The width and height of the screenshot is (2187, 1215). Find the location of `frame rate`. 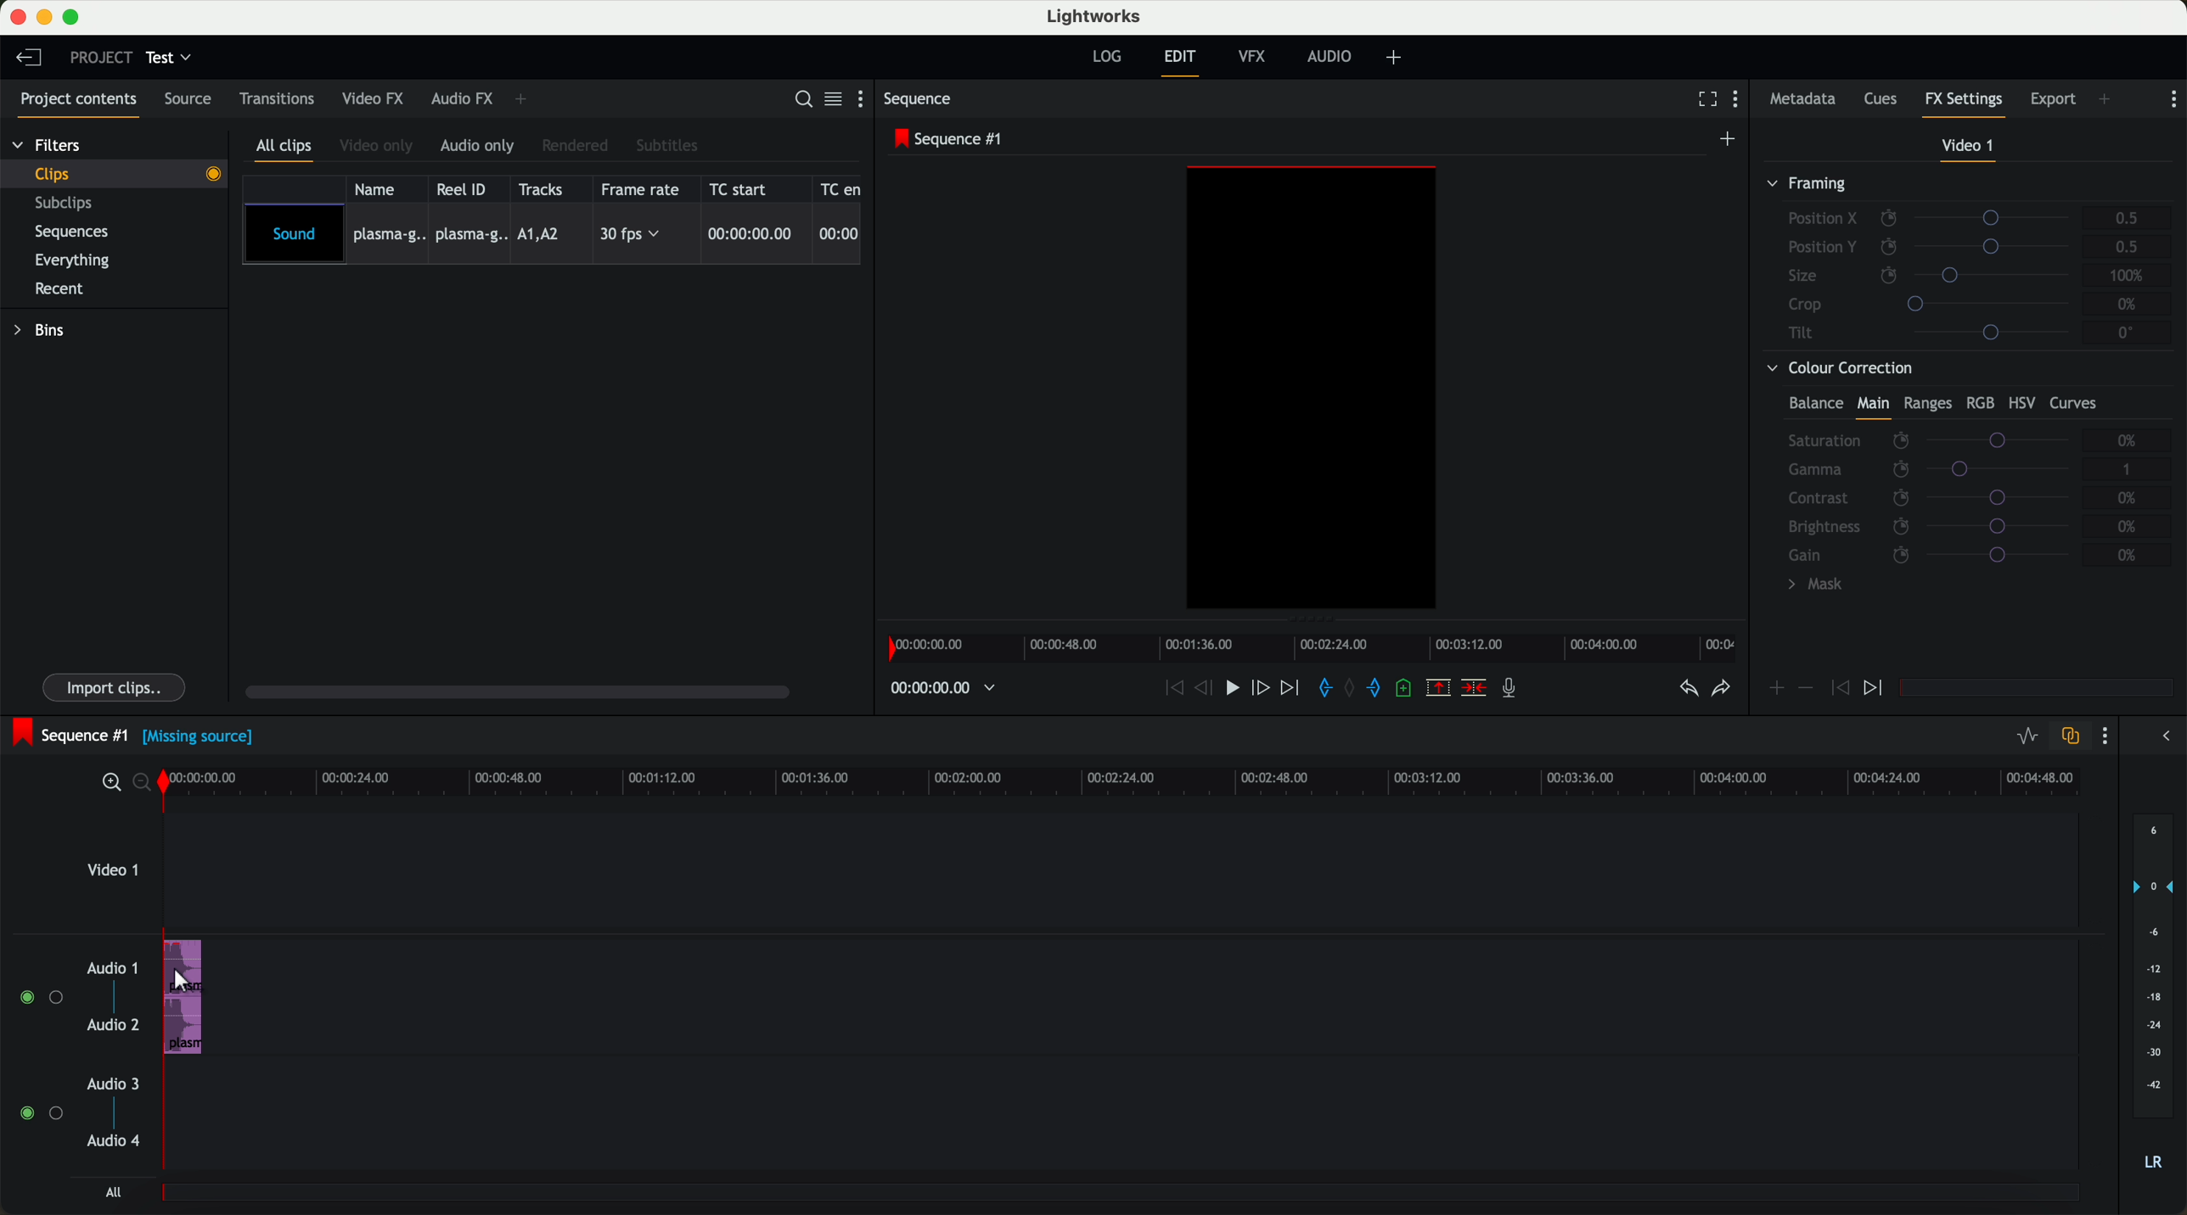

frame rate is located at coordinates (644, 189).